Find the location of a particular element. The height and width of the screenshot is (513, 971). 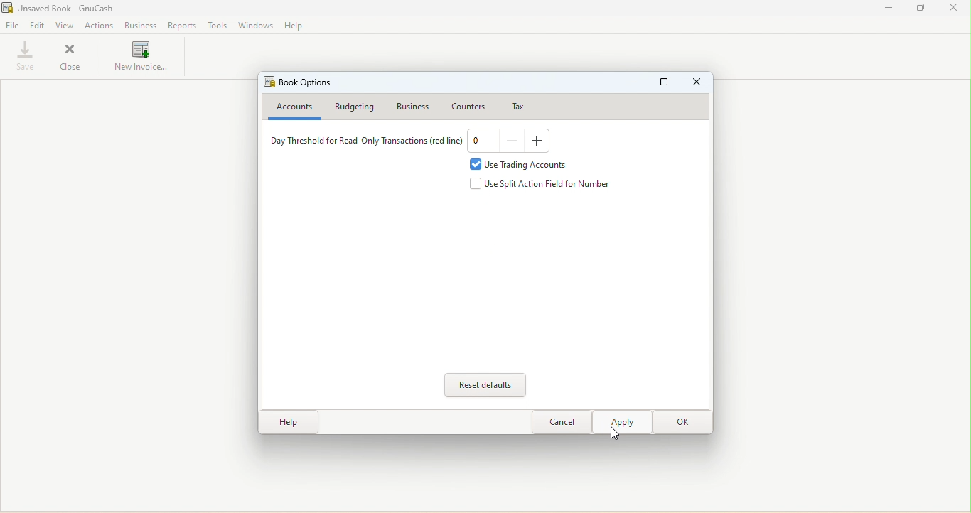

Tax is located at coordinates (513, 106).